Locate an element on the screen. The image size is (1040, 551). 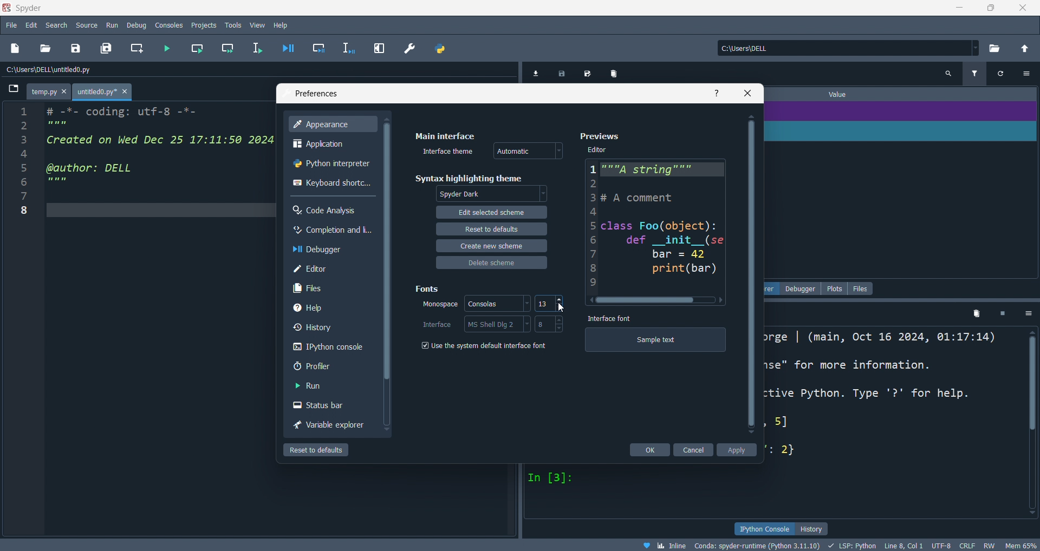
scrollbar is located at coordinates (1030, 425).